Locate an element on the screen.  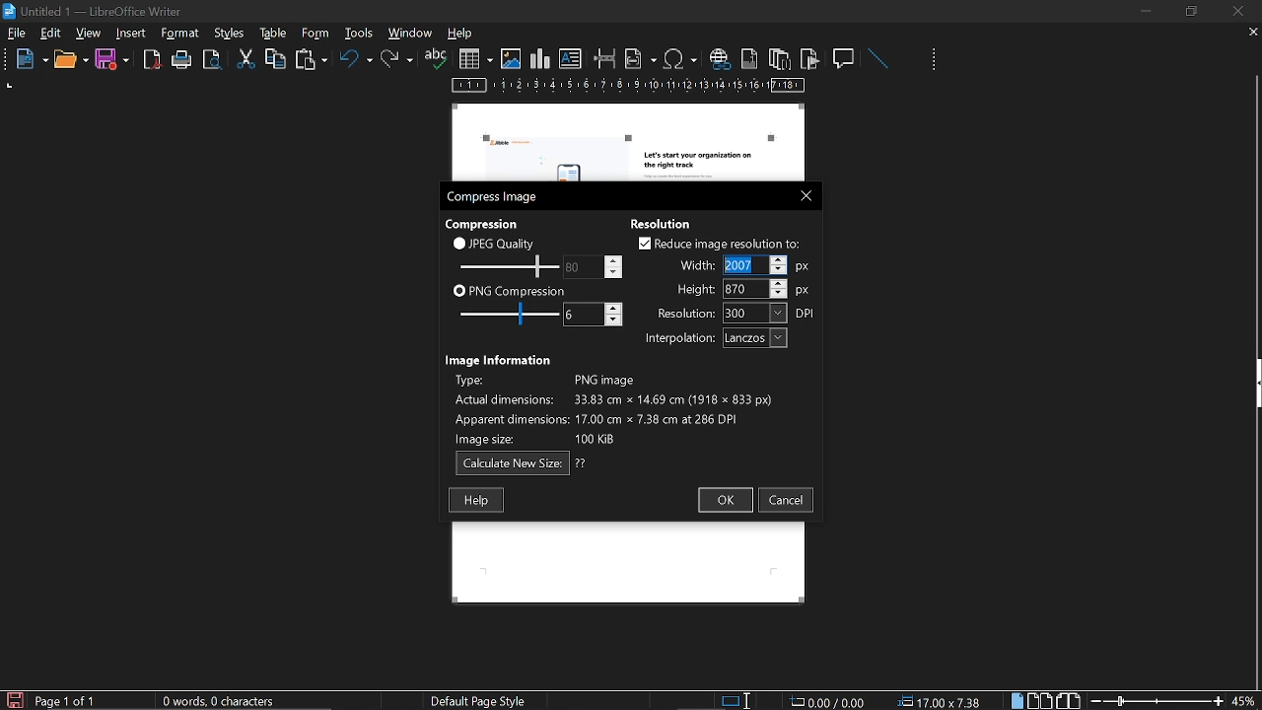
current window is located at coordinates (96, 10).